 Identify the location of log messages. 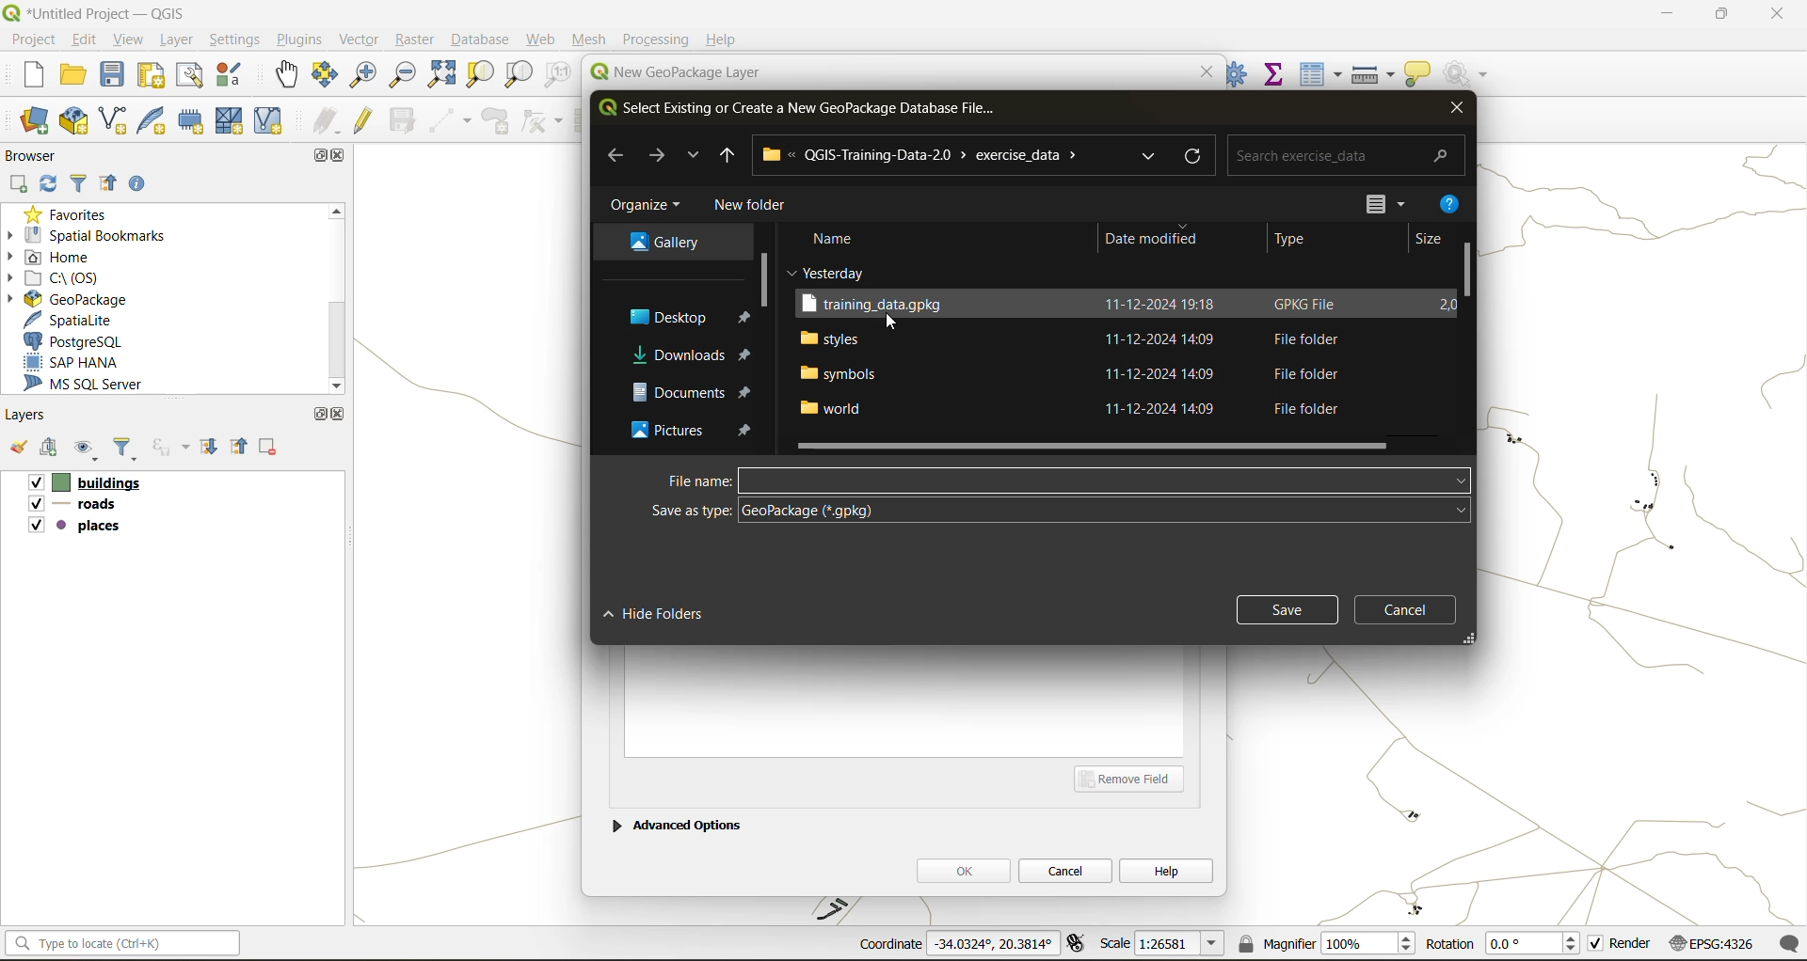
(1791, 943).